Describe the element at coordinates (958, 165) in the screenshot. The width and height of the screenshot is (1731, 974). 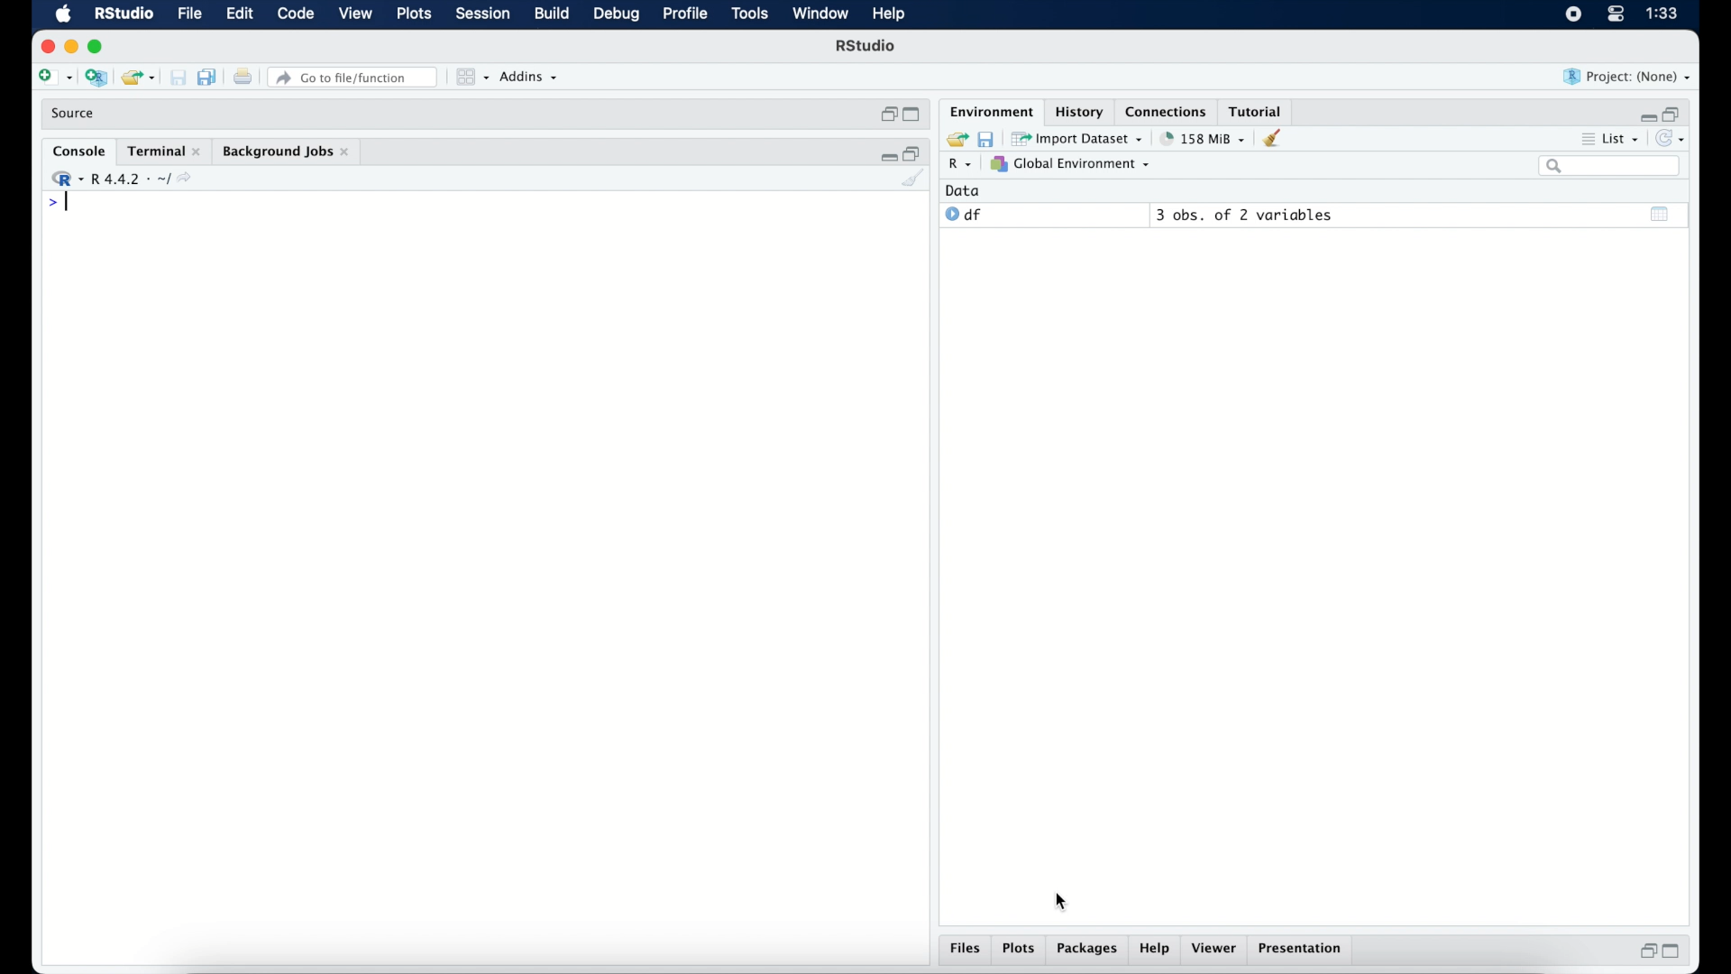
I see `R` at that location.